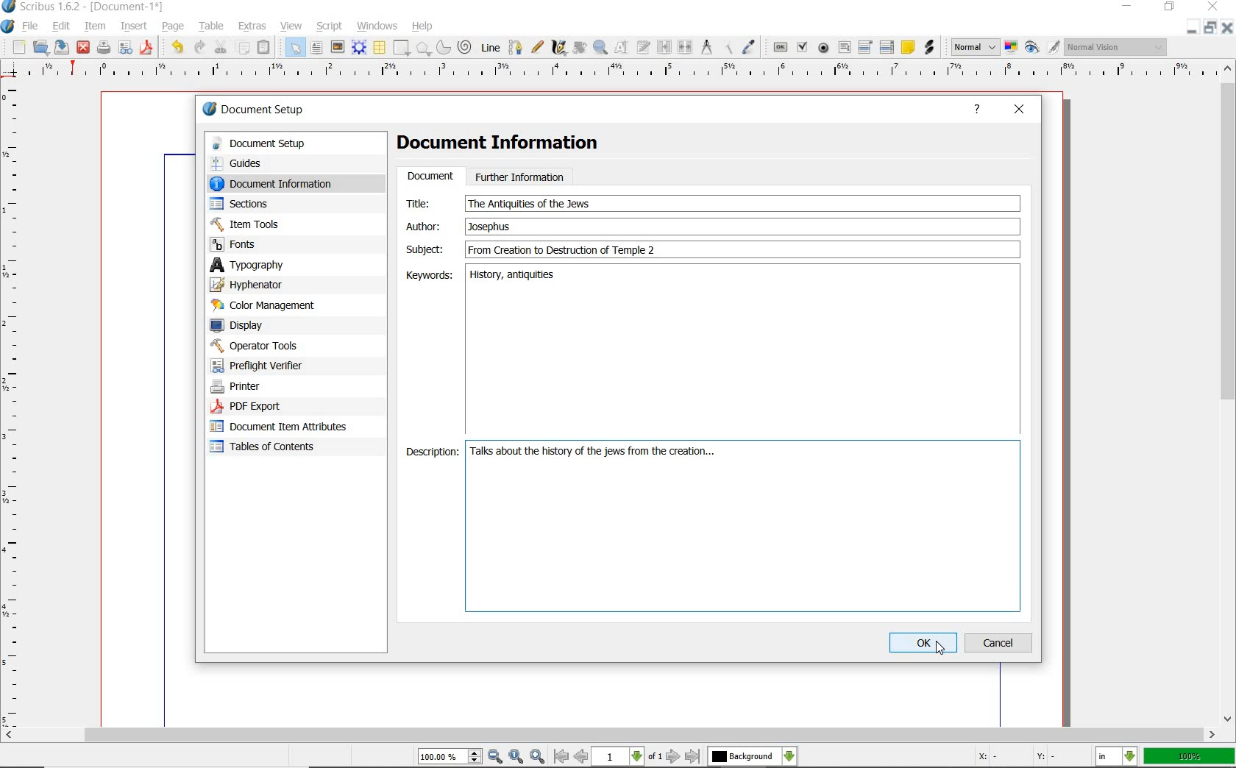  What do you see at coordinates (266, 46) in the screenshot?
I see `paste` at bounding box center [266, 46].